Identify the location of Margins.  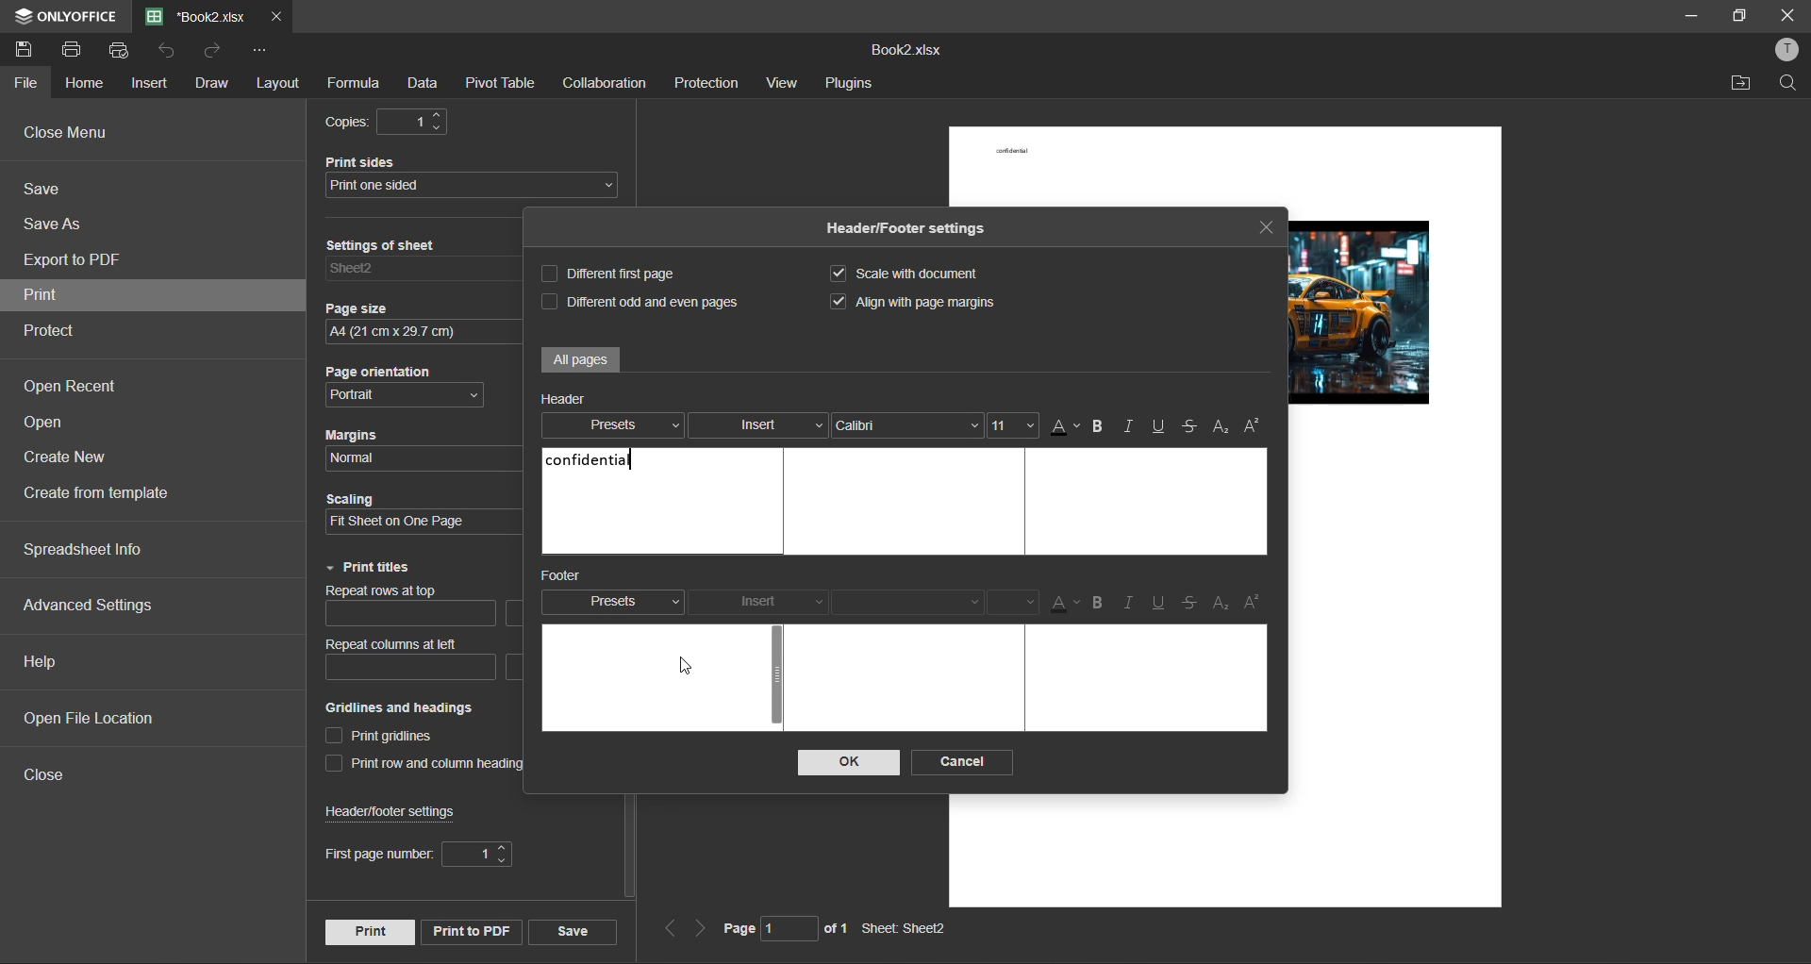
(360, 434).